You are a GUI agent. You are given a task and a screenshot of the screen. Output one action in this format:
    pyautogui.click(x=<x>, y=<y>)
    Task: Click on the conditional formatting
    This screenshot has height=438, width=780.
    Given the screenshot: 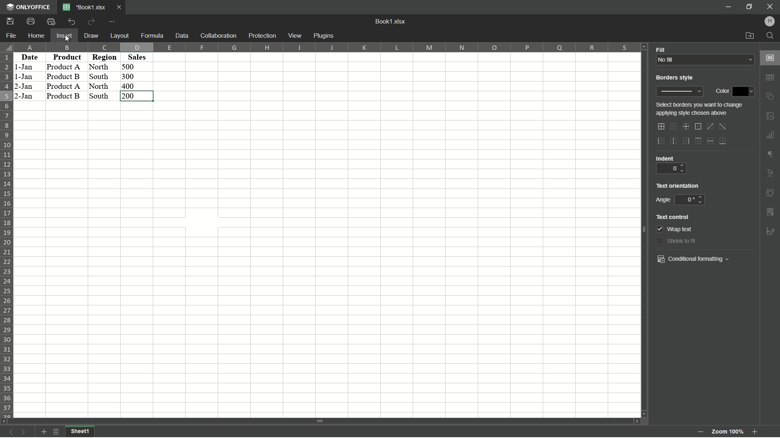 What is the action you would take?
    pyautogui.click(x=689, y=260)
    